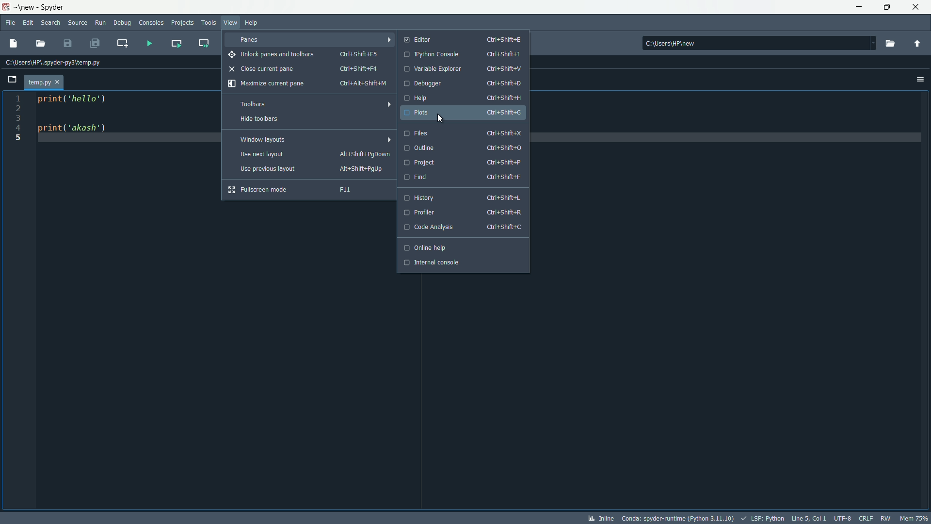 This screenshot has width=931, height=524. What do you see at coordinates (203, 42) in the screenshot?
I see `run current cell and go to the next one` at bounding box center [203, 42].